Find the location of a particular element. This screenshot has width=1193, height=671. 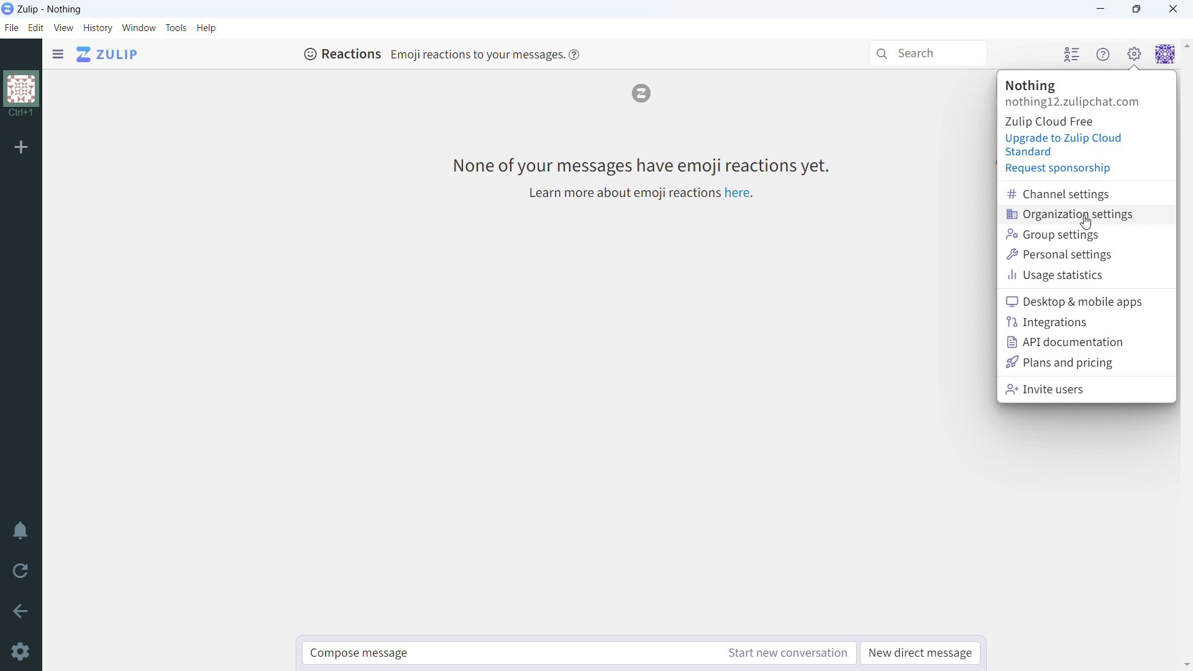

close is located at coordinates (1172, 9).